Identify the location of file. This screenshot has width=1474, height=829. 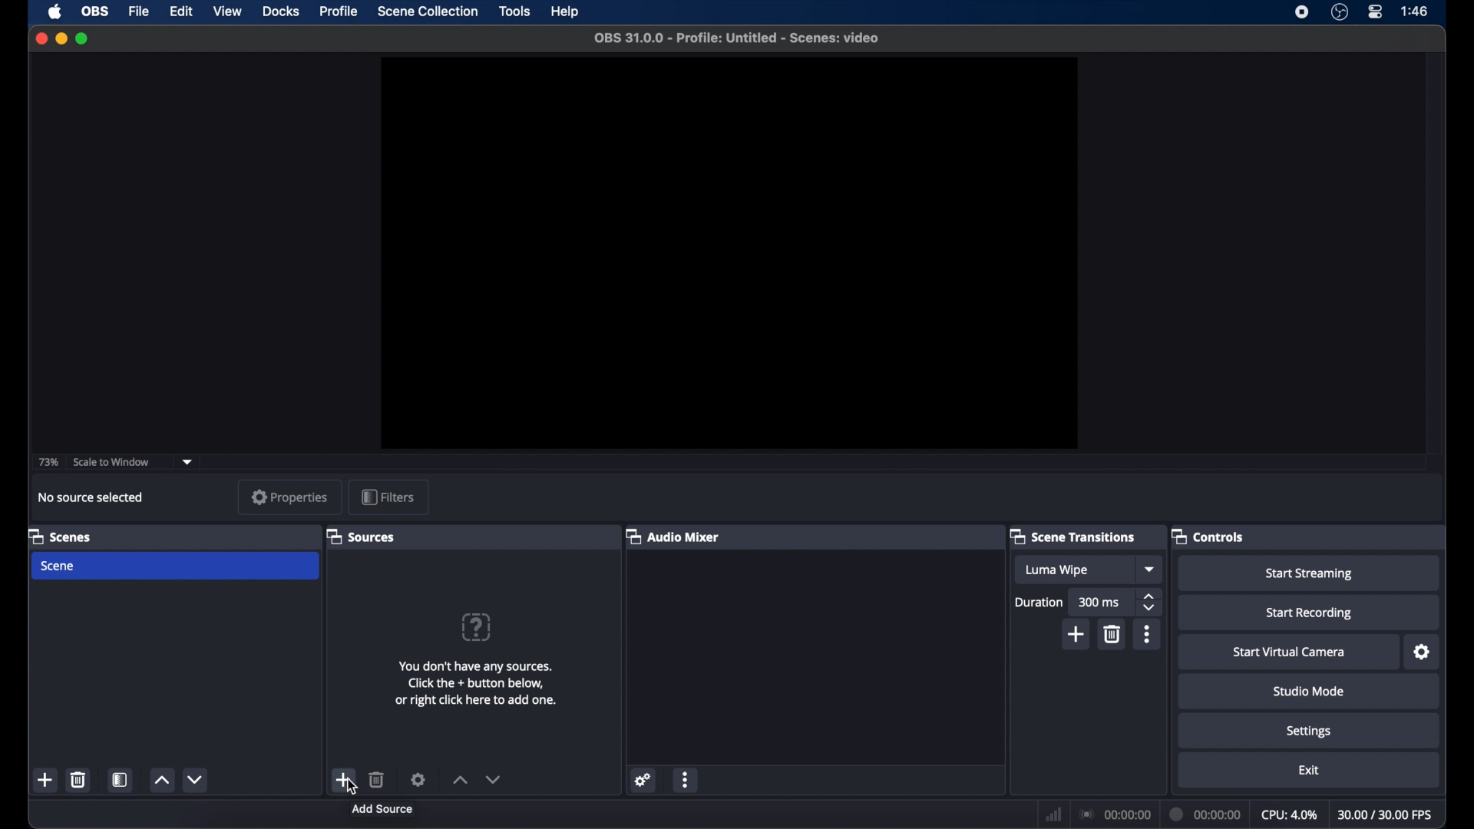
(140, 12).